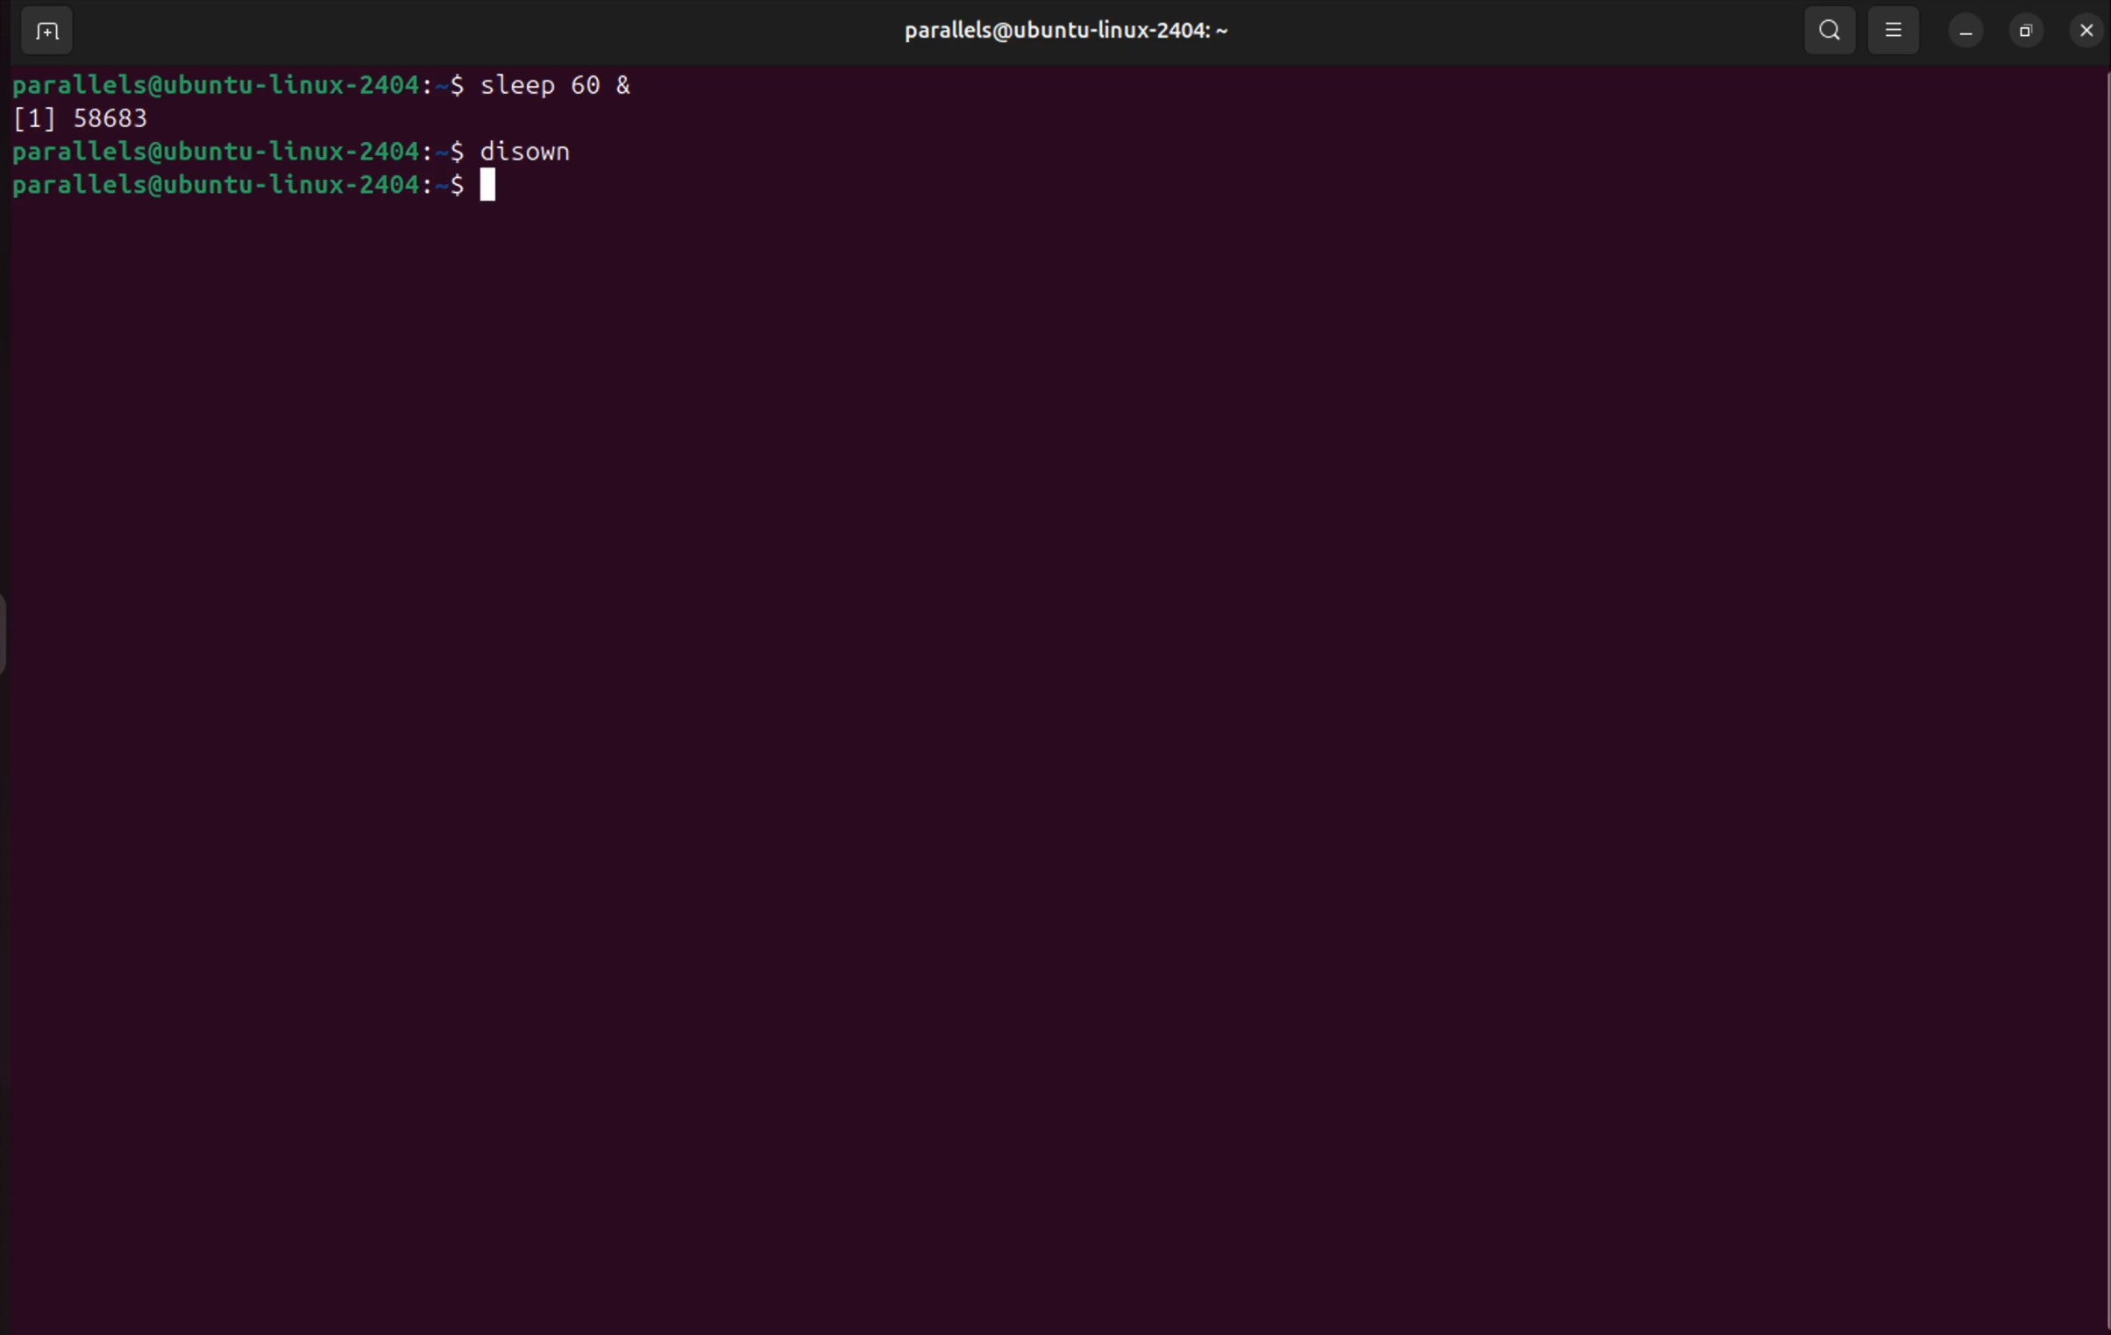 Image resolution: width=2111 pixels, height=1335 pixels. Describe the element at coordinates (43, 33) in the screenshot. I see `add terminal` at that location.